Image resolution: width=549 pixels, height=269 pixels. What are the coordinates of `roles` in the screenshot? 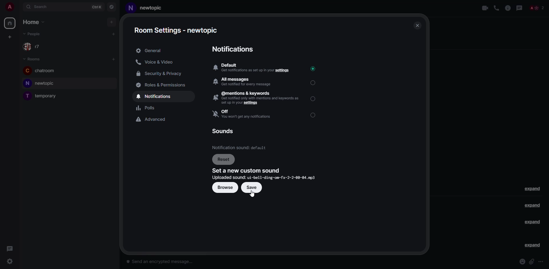 It's located at (163, 84).